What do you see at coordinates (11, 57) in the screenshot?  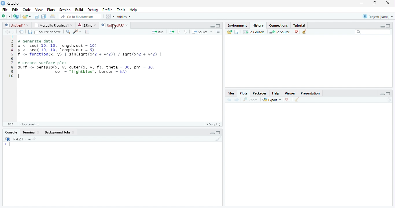 I see `Line numbers` at bounding box center [11, 57].